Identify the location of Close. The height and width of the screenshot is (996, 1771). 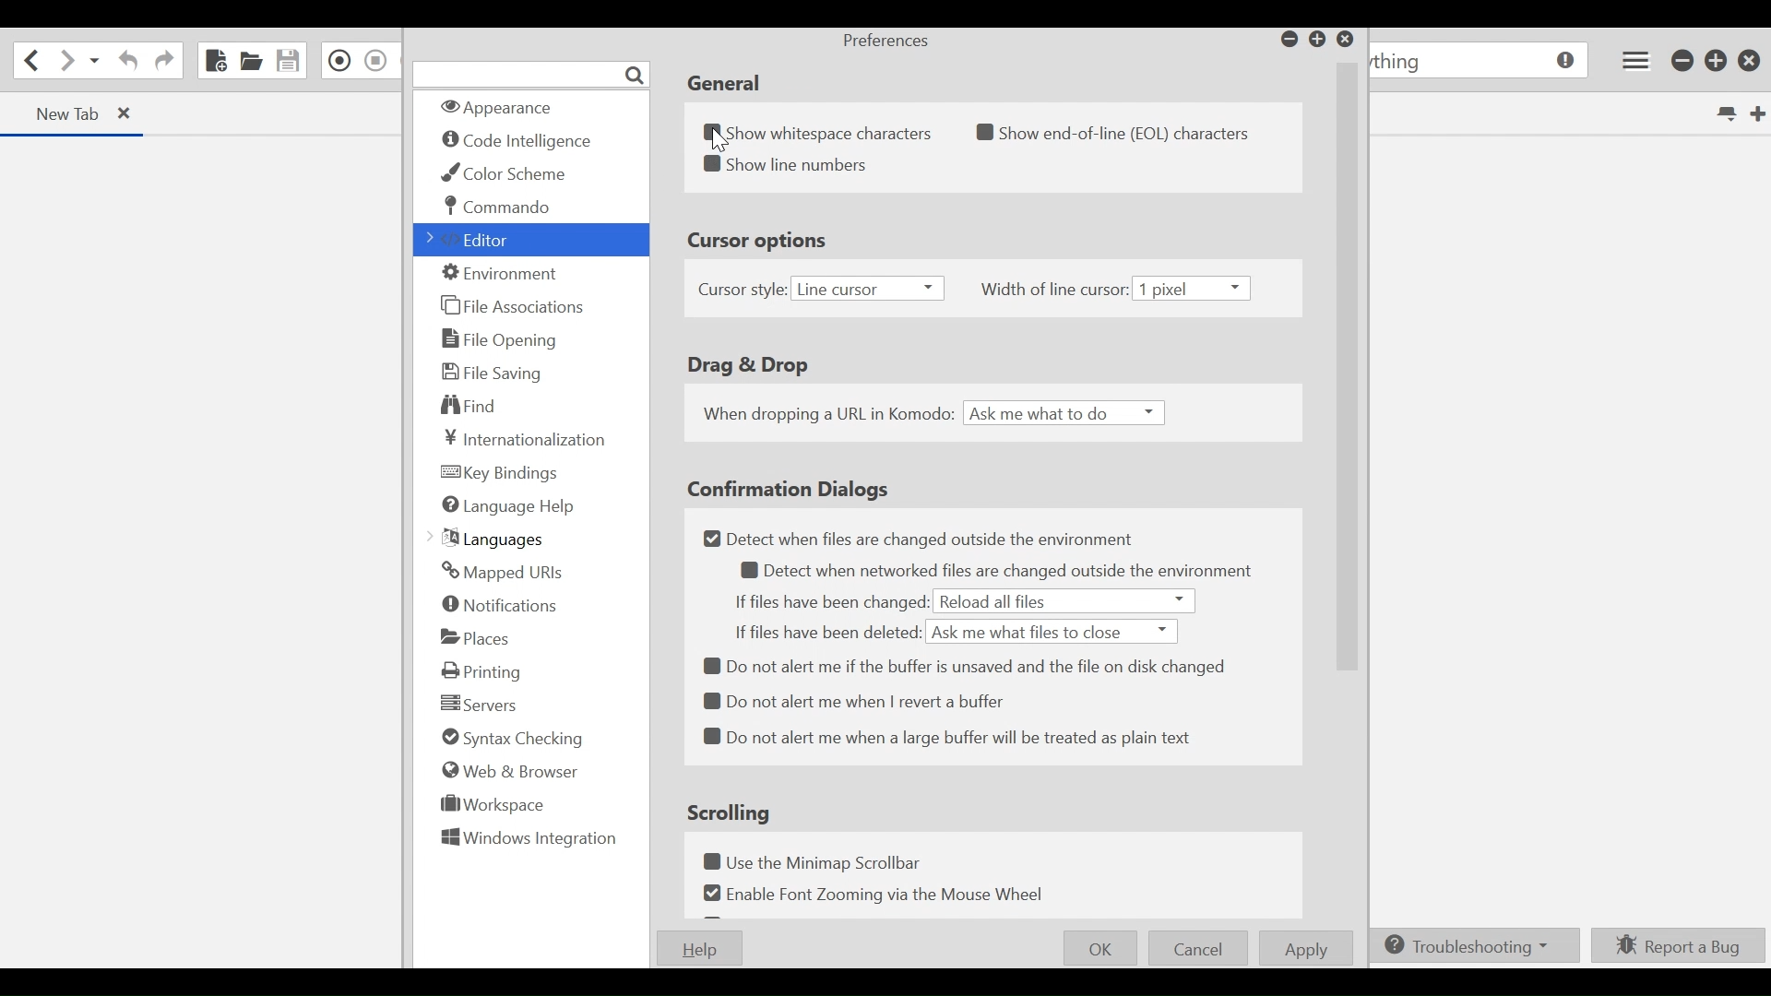
(1348, 40).